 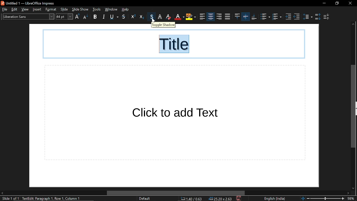 What do you see at coordinates (9, 199) in the screenshot?
I see `slide 1 of 1` at bounding box center [9, 199].